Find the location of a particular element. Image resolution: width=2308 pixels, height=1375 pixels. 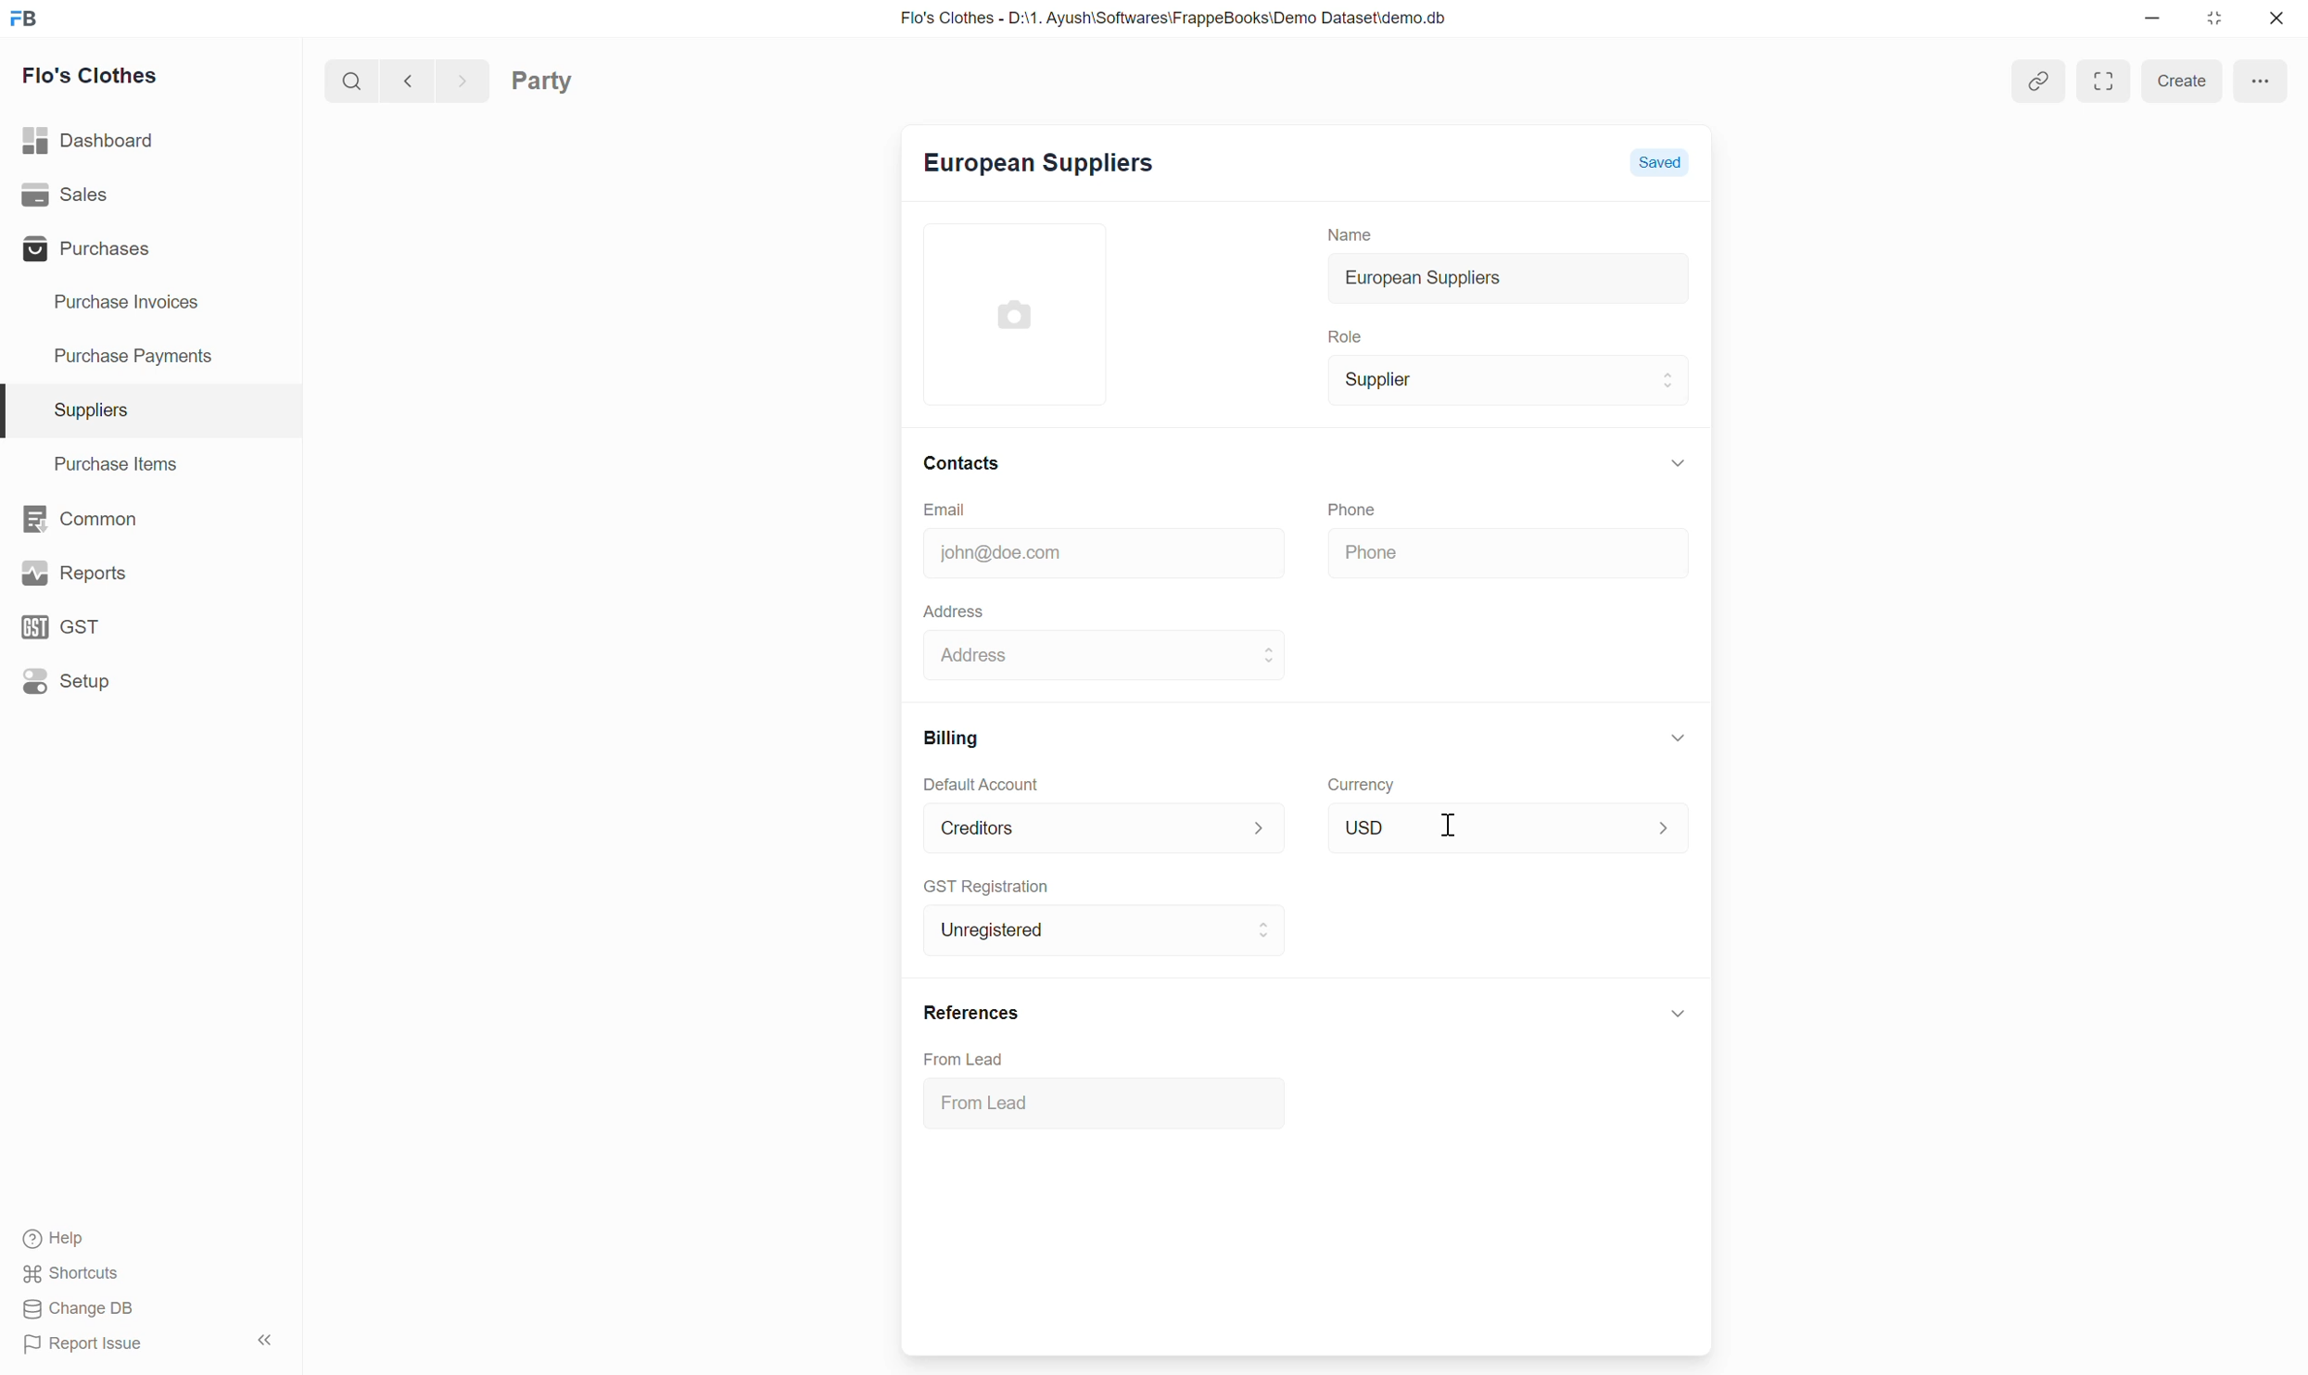

attach is located at coordinates (2040, 79).